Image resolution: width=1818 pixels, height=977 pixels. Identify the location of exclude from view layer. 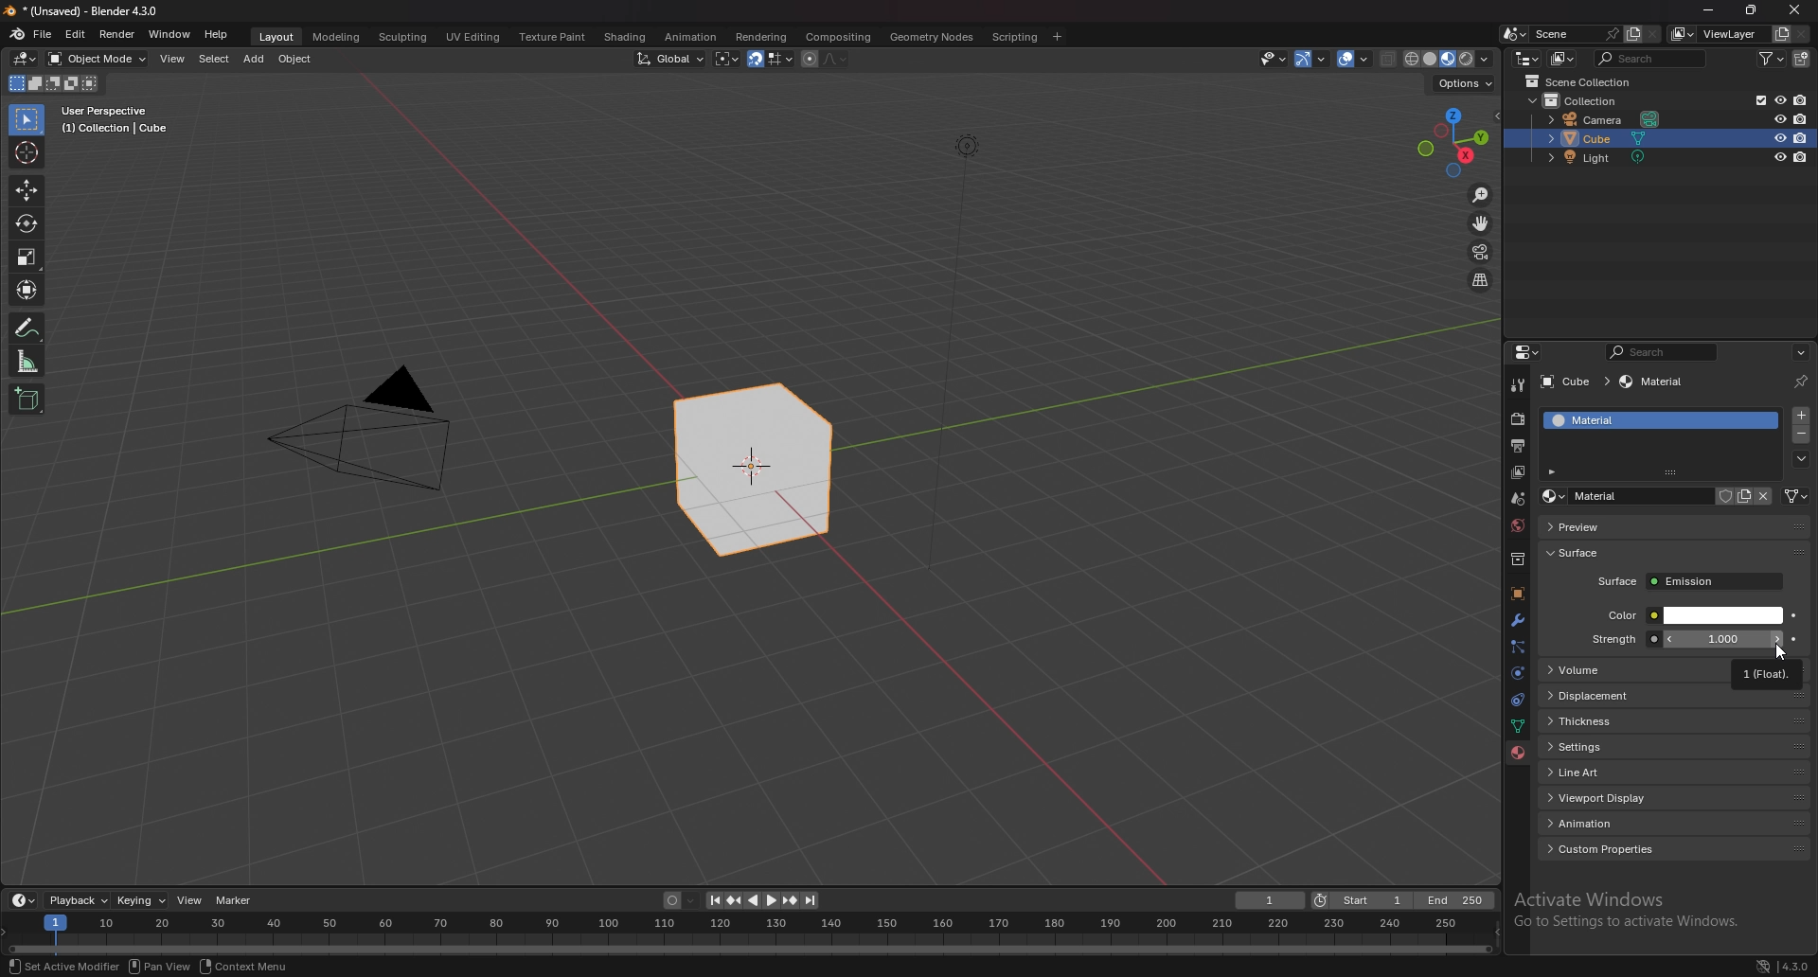
(1756, 99).